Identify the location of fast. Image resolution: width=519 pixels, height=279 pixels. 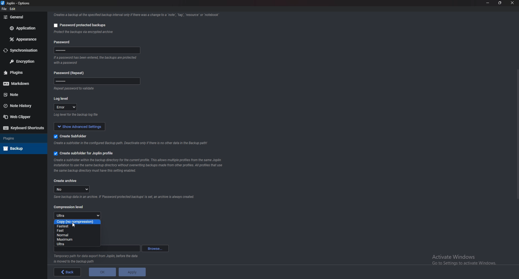
(77, 231).